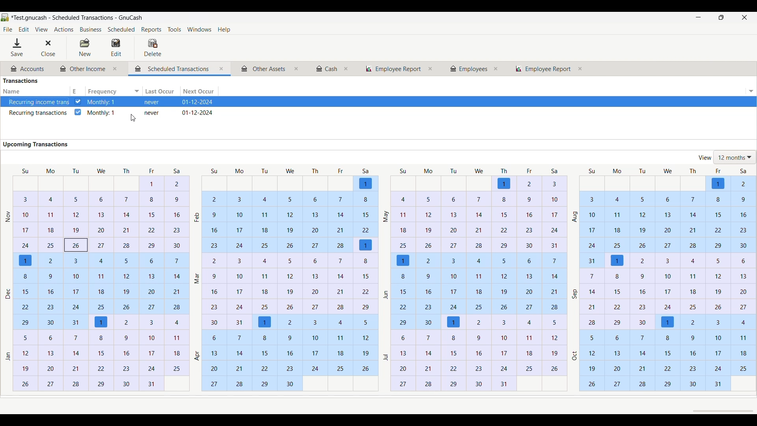 The width and height of the screenshot is (757, 426). Describe the element at coordinates (41, 30) in the screenshot. I see `View menu` at that location.